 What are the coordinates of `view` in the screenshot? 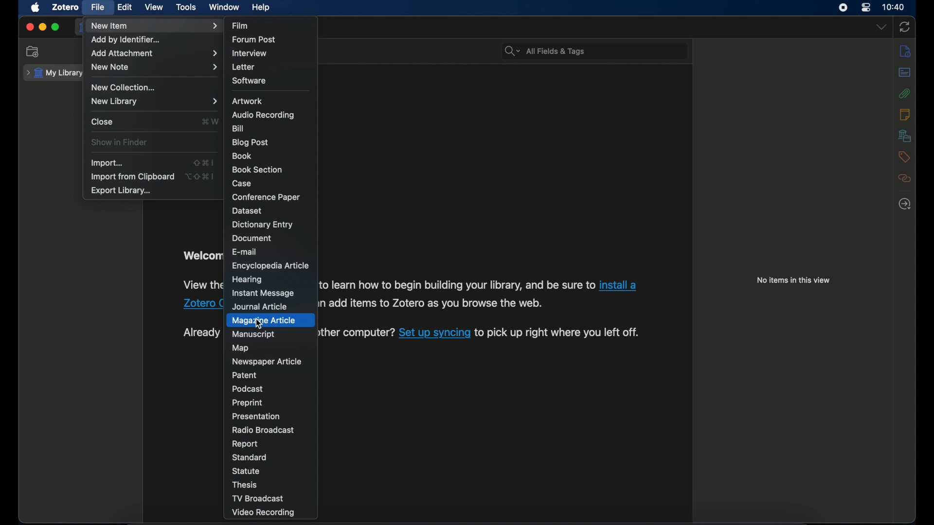 It's located at (154, 7).